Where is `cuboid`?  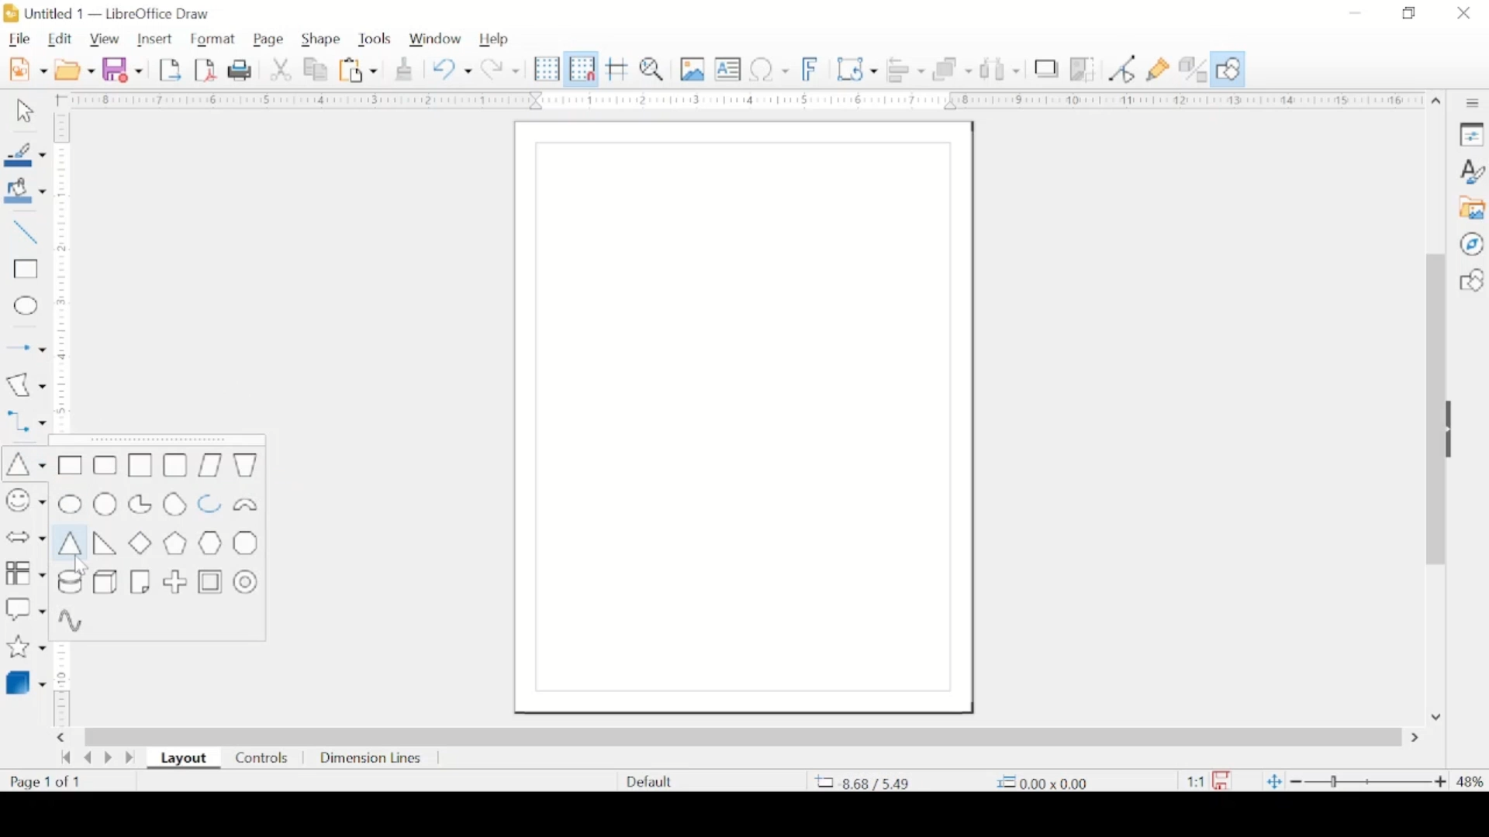
cuboid is located at coordinates (105, 581).